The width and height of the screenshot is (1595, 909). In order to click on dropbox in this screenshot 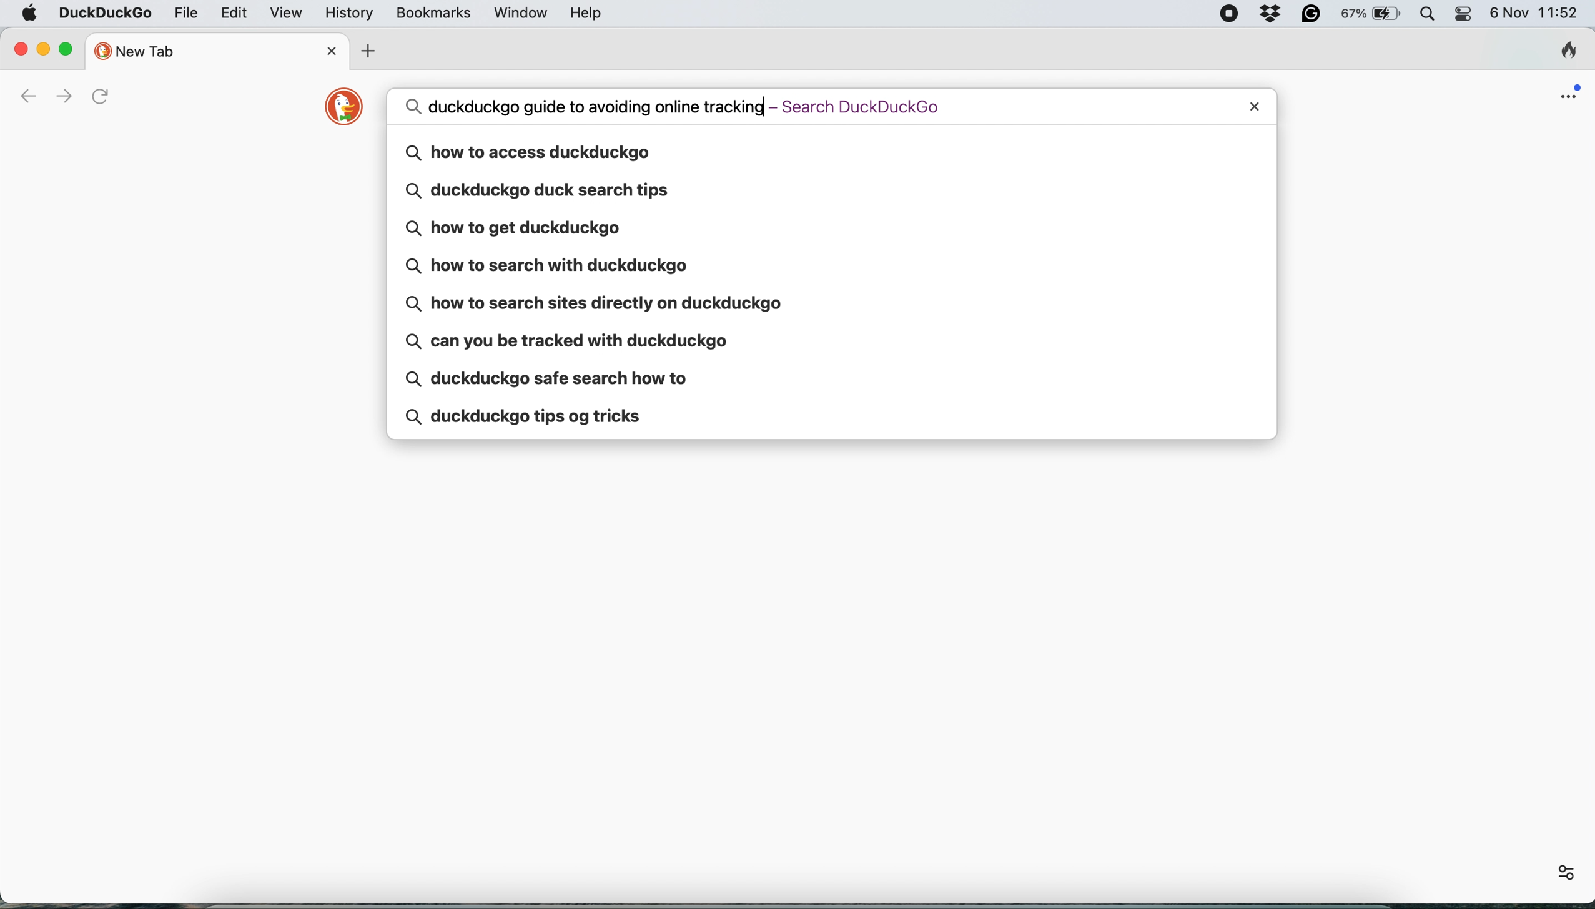, I will do `click(1275, 14)`.